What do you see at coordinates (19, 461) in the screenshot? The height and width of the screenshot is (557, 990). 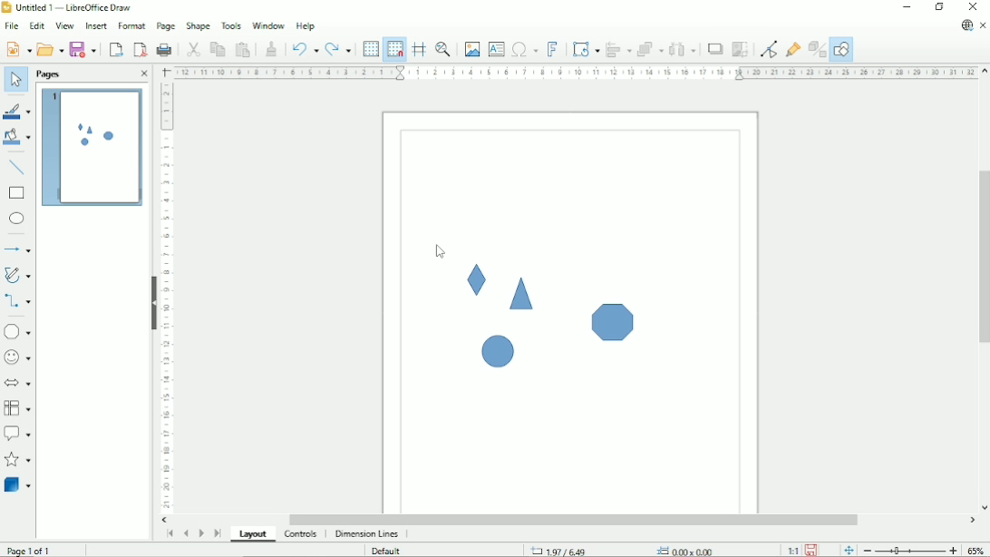 I see `Stars and banners` at bounding box center [19, 461].